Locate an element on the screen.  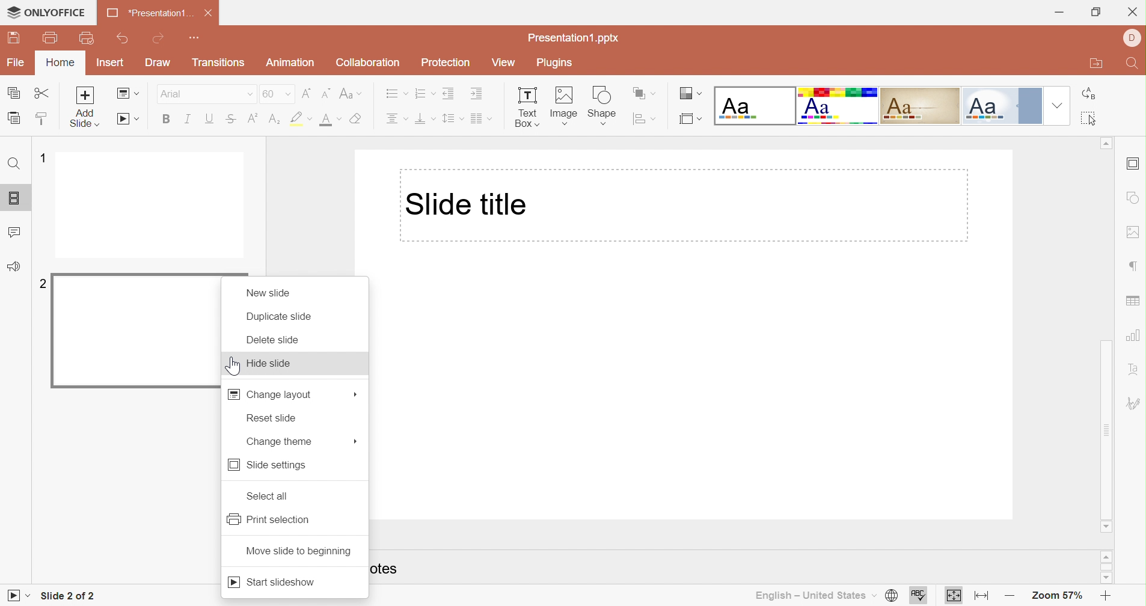
Bullets is located at coordinates (394, 93).